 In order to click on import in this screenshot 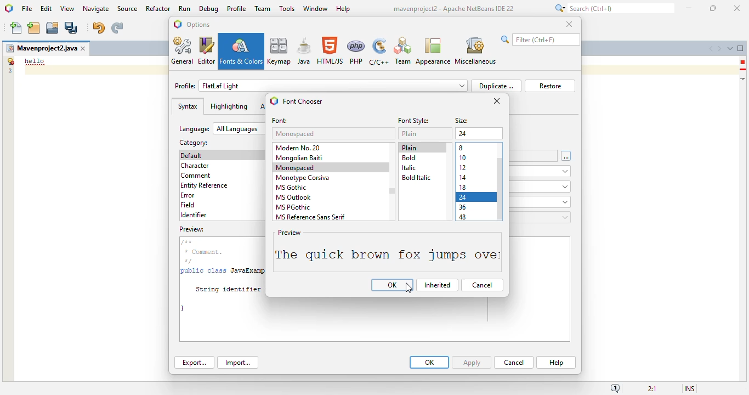, I will do `click(237, 363)`.